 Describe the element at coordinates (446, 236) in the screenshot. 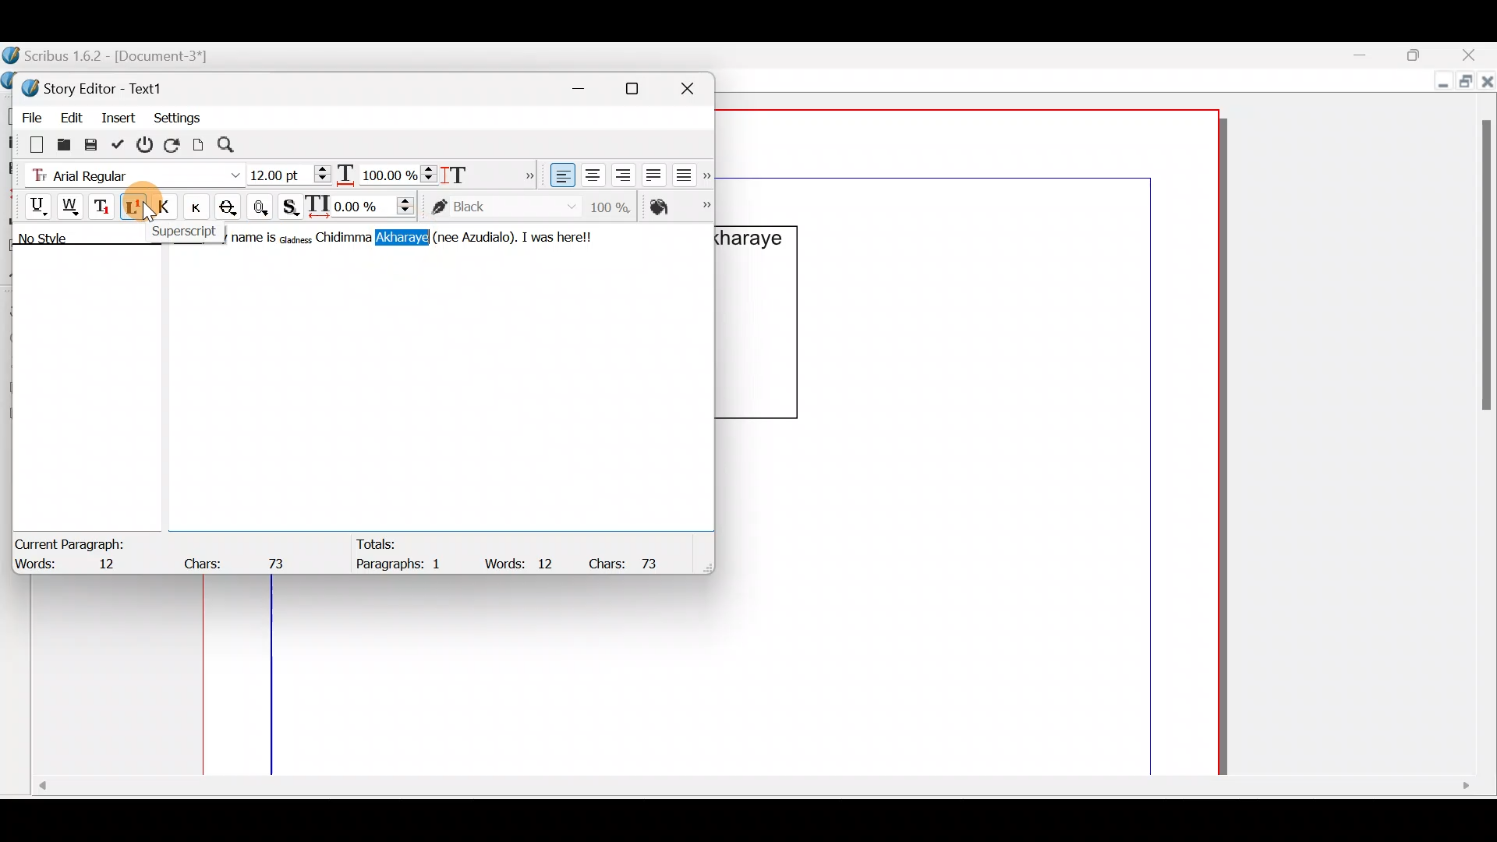

I see `(nee` at that location.